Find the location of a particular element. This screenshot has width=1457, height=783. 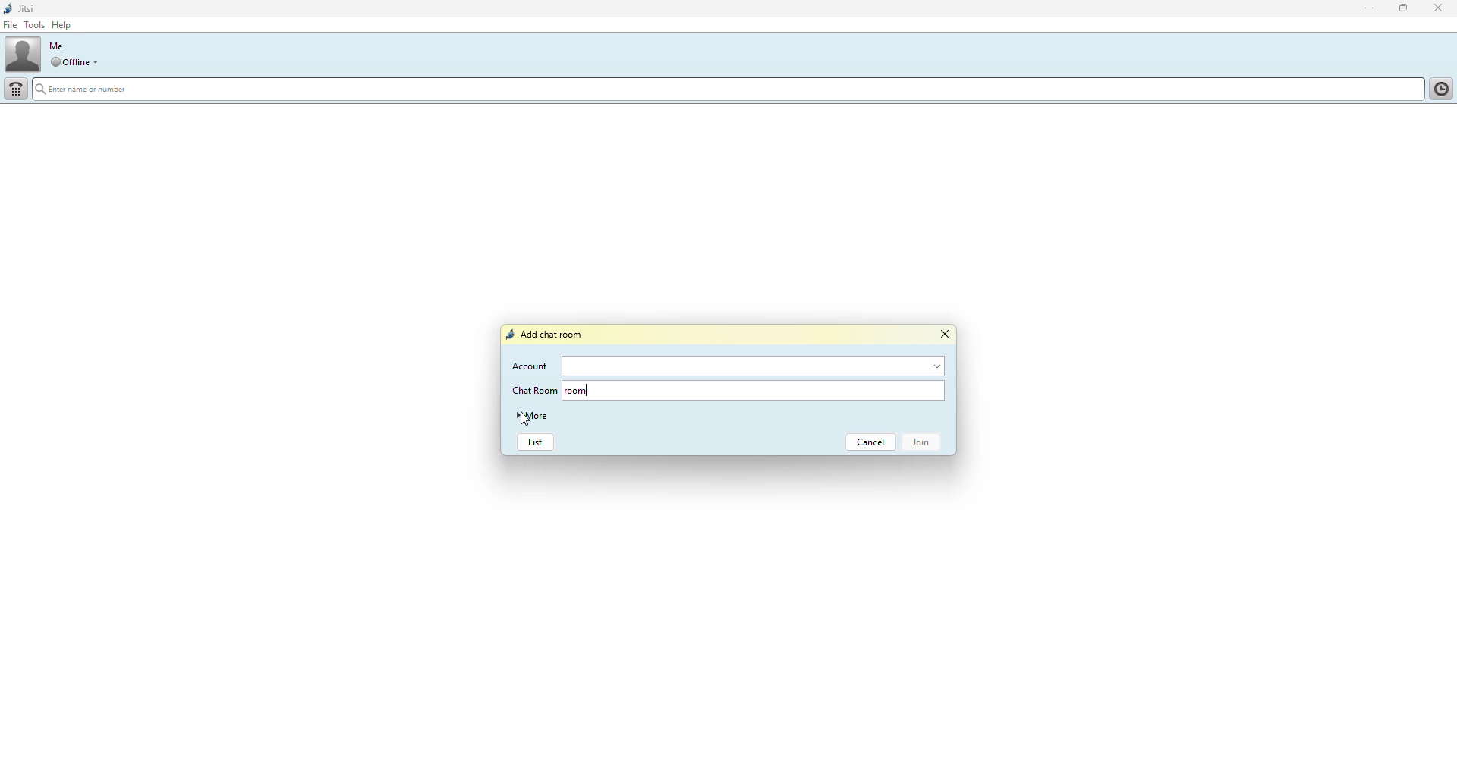

minimize is located at coordinates (1363, 9).